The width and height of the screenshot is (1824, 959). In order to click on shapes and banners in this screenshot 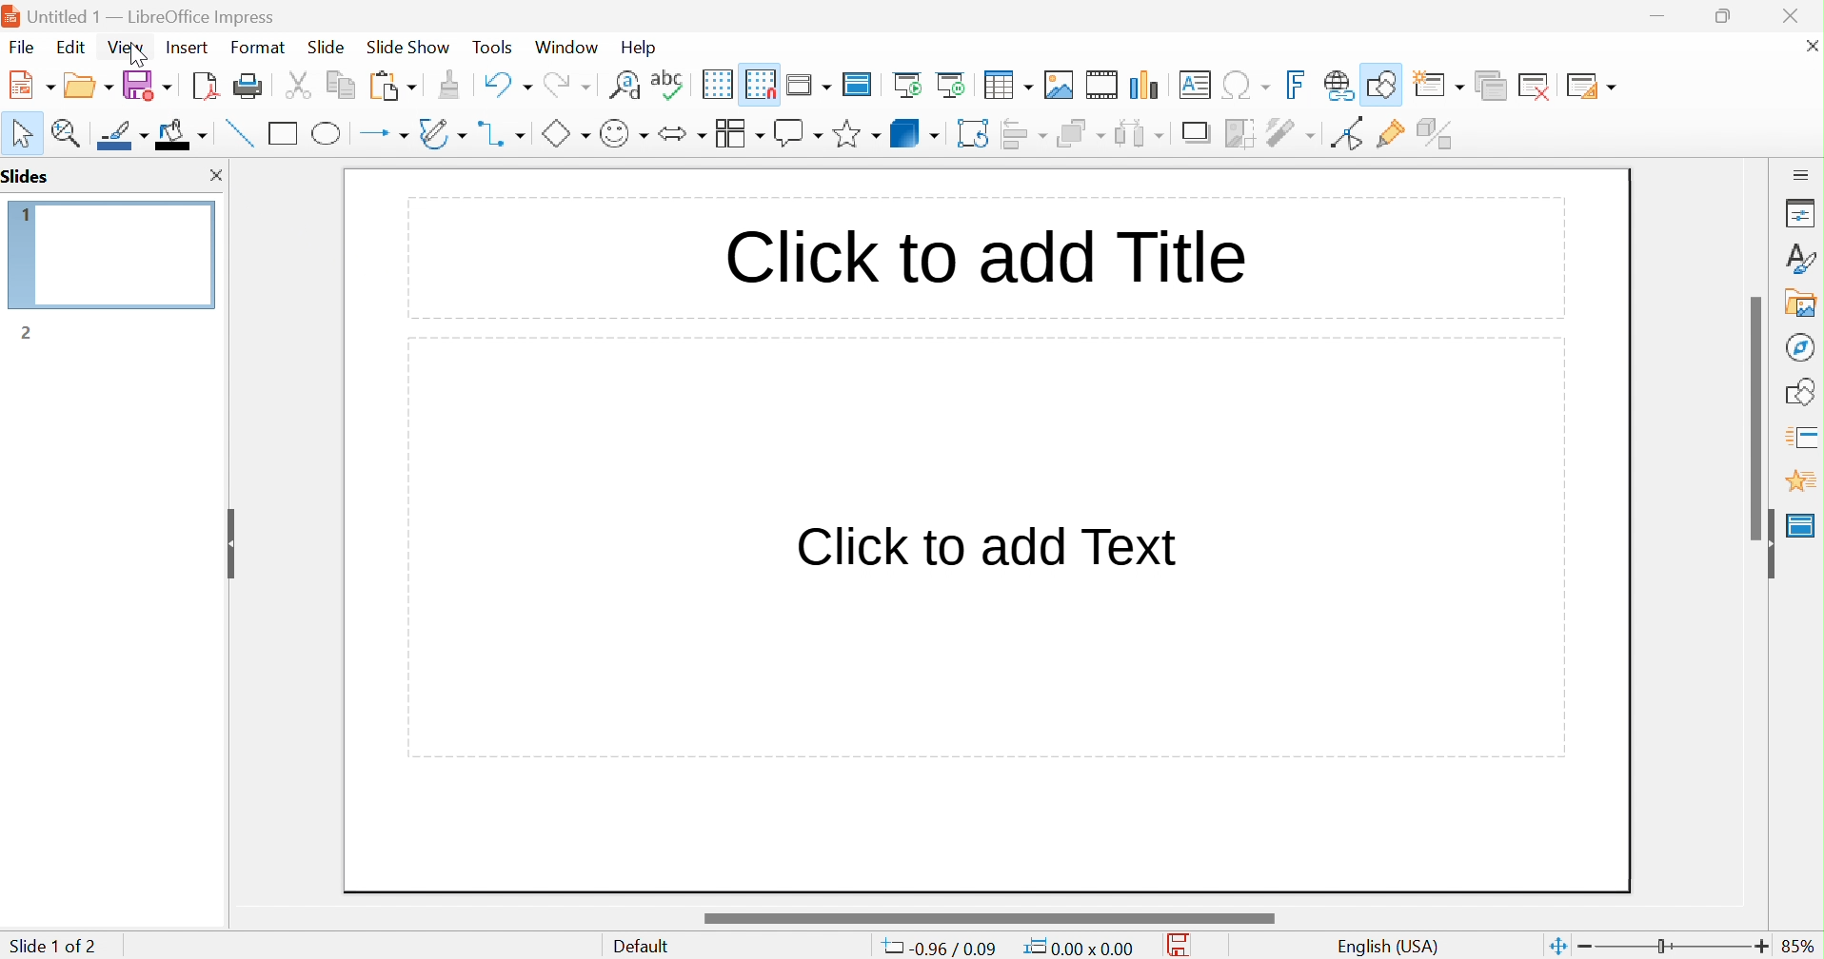, I will do `click(856, 134)`.